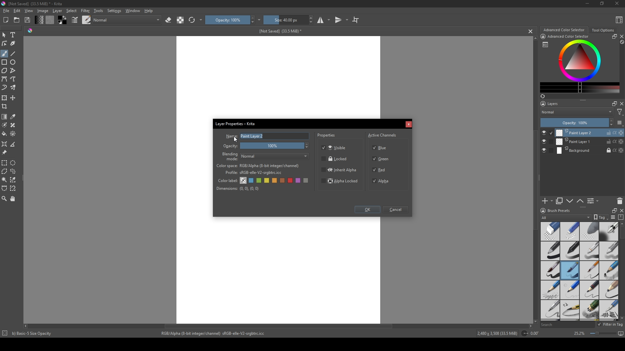 The image size is (625, 351). I want to click on Background, so click(590, 151).